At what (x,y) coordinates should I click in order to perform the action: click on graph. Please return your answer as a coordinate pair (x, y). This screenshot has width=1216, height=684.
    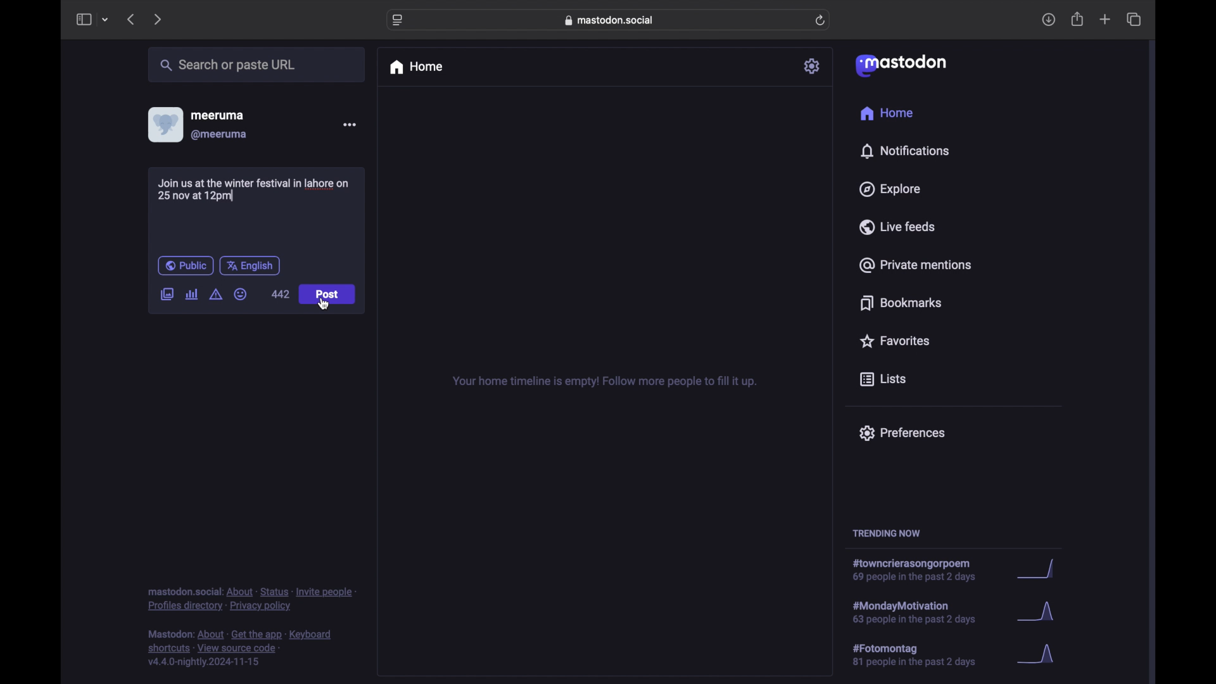
    Looking at the image, I should click on (1039, 570).